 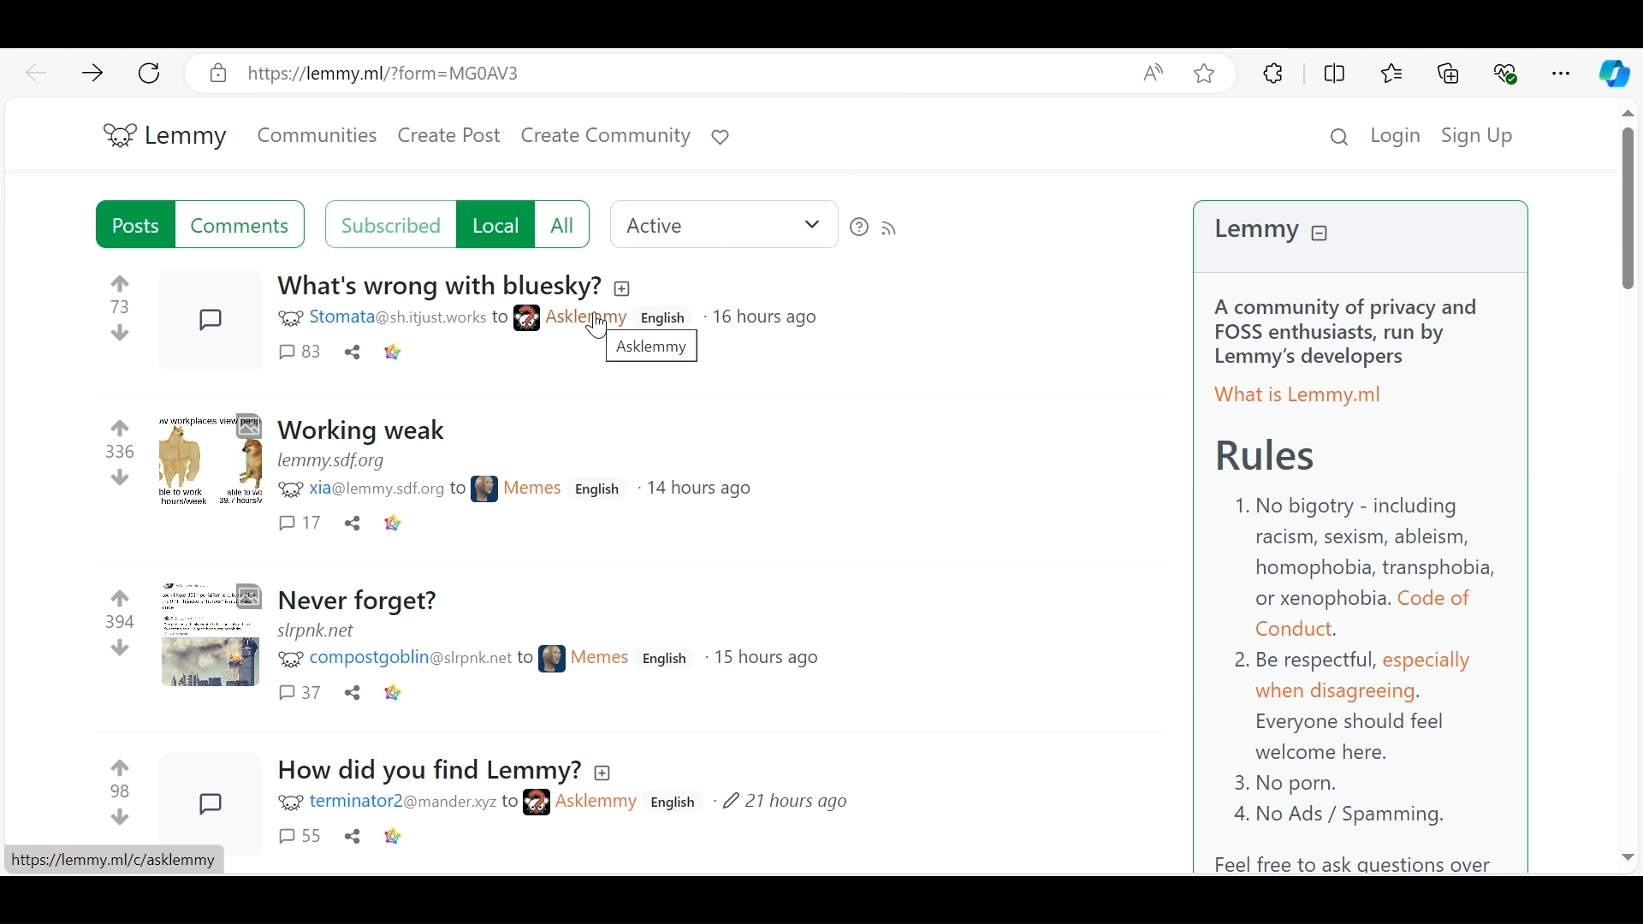 I want to click on Share, so click(x=353, y=837).